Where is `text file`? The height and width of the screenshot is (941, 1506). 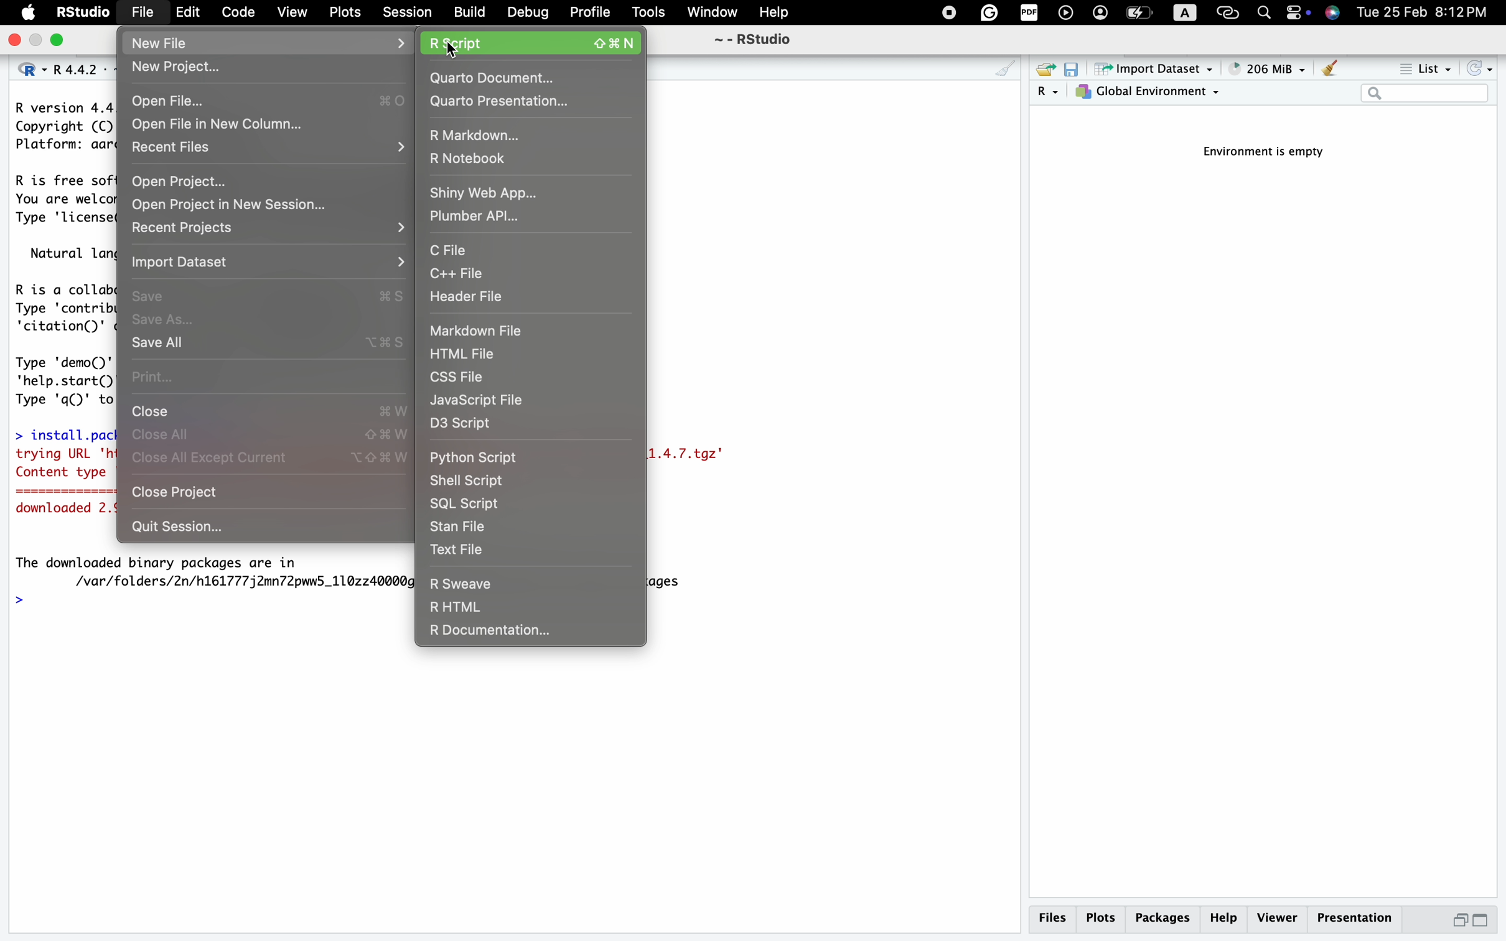 text file is located at coordinates (516, 550).